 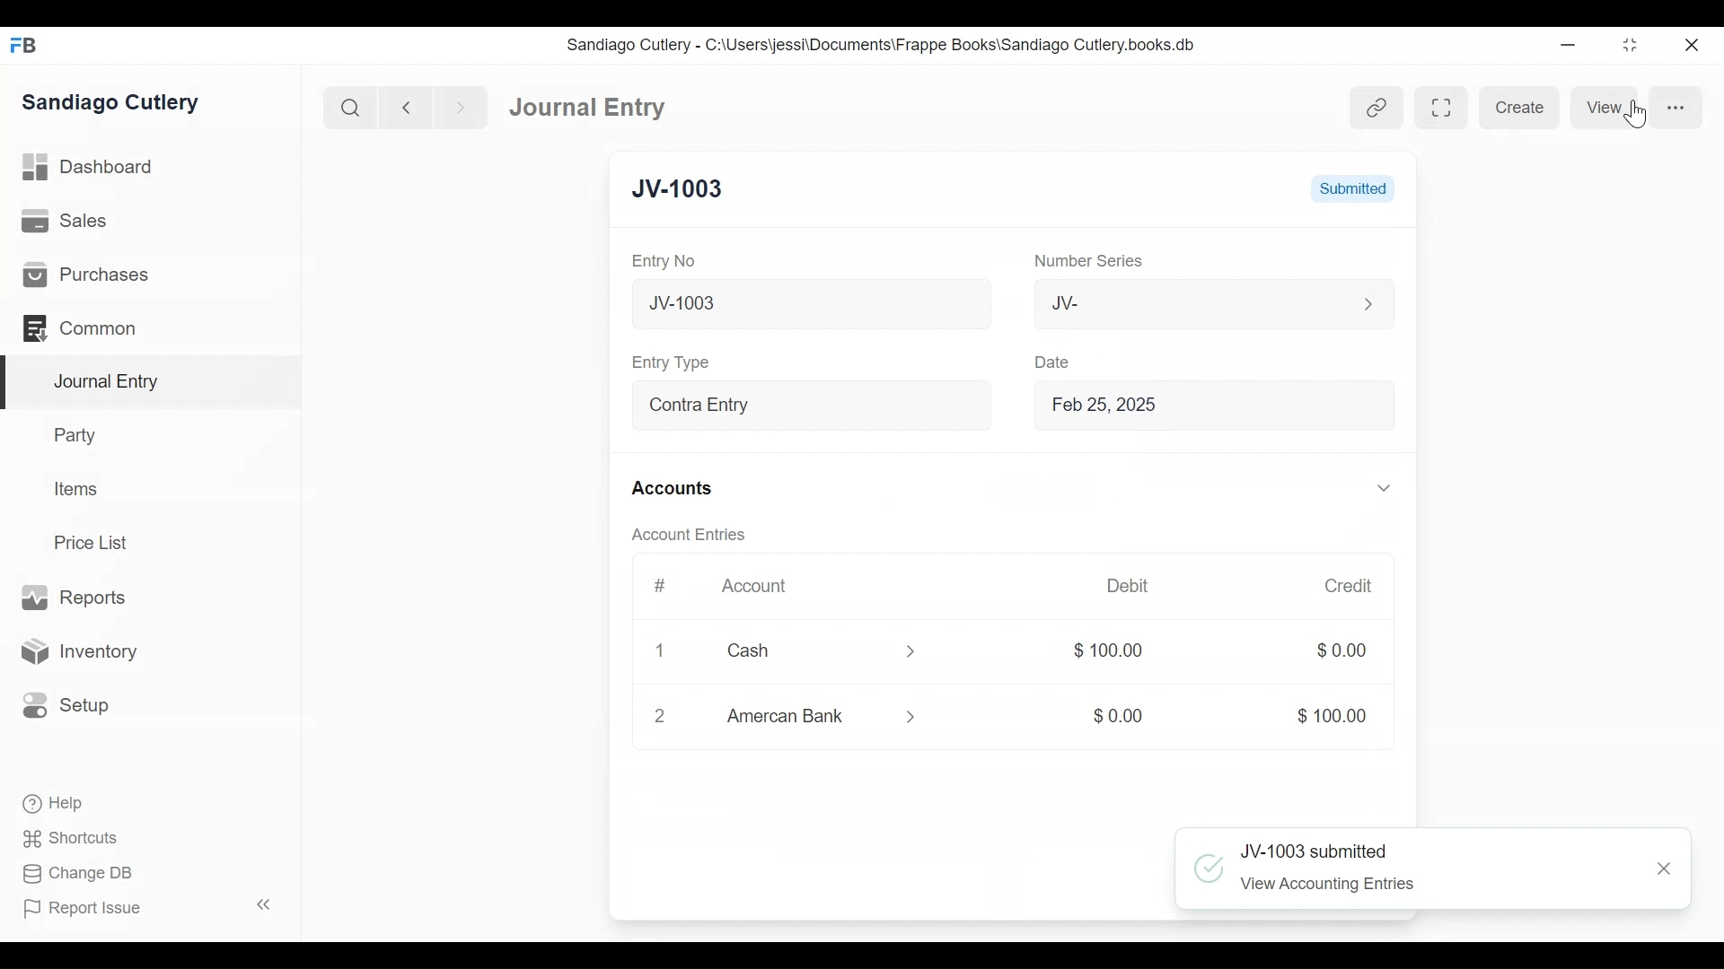 What do you see at coordinates (1521, 109) in the screenshot?
I see `Create` at bounding box center [1521, 109].